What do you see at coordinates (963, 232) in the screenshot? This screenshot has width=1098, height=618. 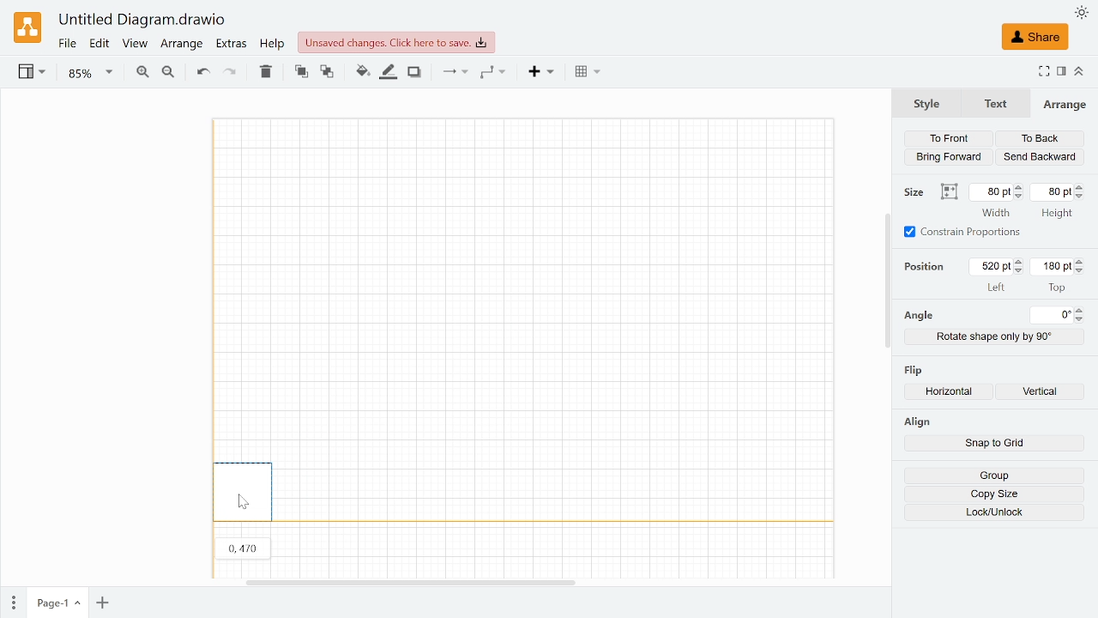 I see `Constrain proportions` at bounding box center [963, 232].